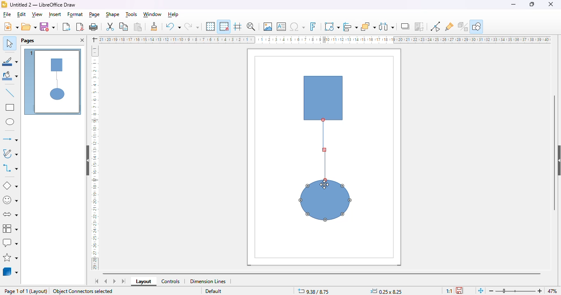 The width and height of the screenshot is (561, 295). What do you see at coordinates (323, 272) in the screenshot?
I see `horizontal scroll bar` at bounding box center [323, 272].